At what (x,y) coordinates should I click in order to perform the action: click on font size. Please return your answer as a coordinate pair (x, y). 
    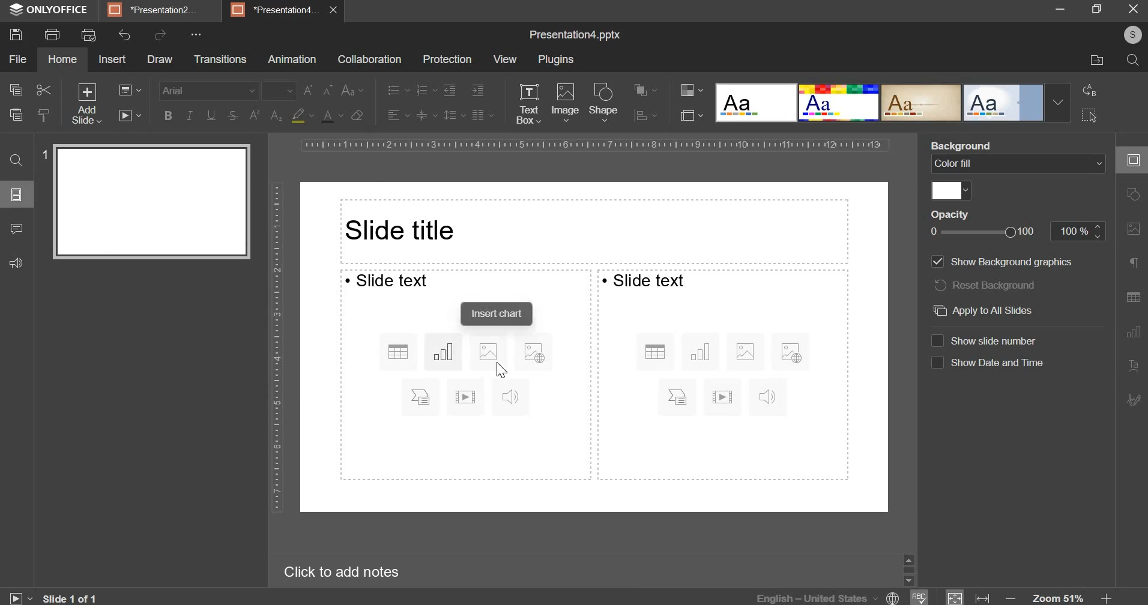
    Looking at the image, I should click on (280, 90).